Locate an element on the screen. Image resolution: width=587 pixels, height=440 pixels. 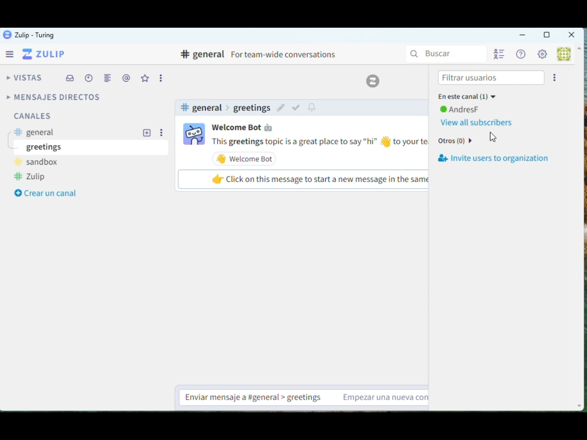
channel is located at coordinates (225, 107).